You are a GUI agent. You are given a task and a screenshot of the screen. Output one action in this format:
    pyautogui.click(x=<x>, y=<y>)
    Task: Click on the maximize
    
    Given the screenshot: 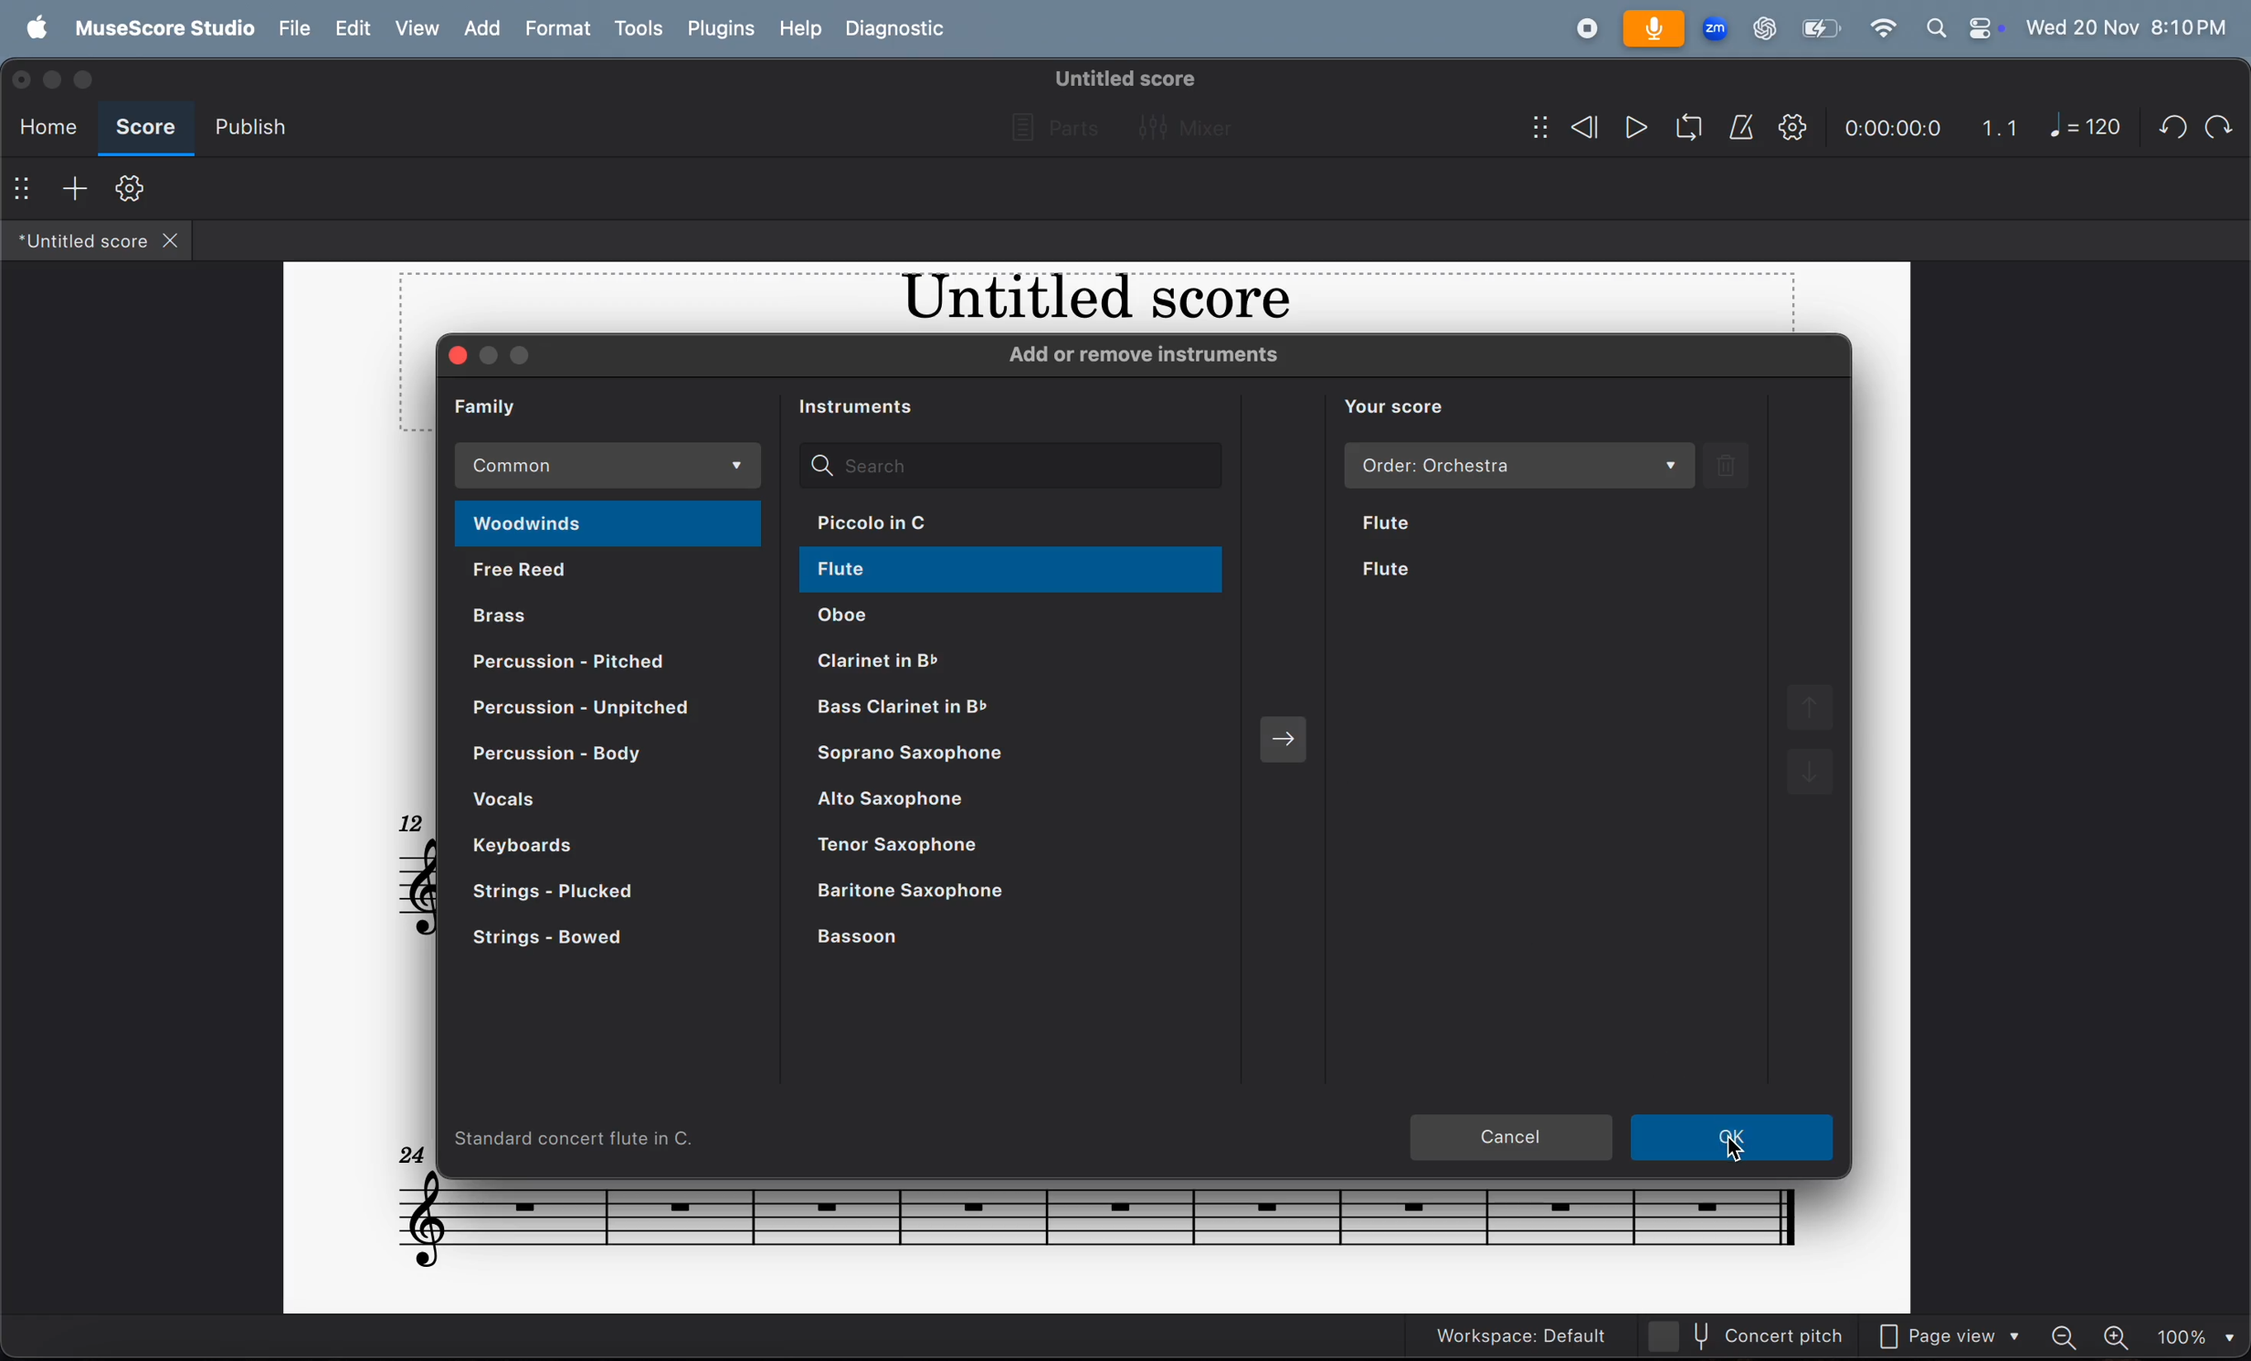 What is the action you would take?
    pyautogui.click(x=529, y=356)
    